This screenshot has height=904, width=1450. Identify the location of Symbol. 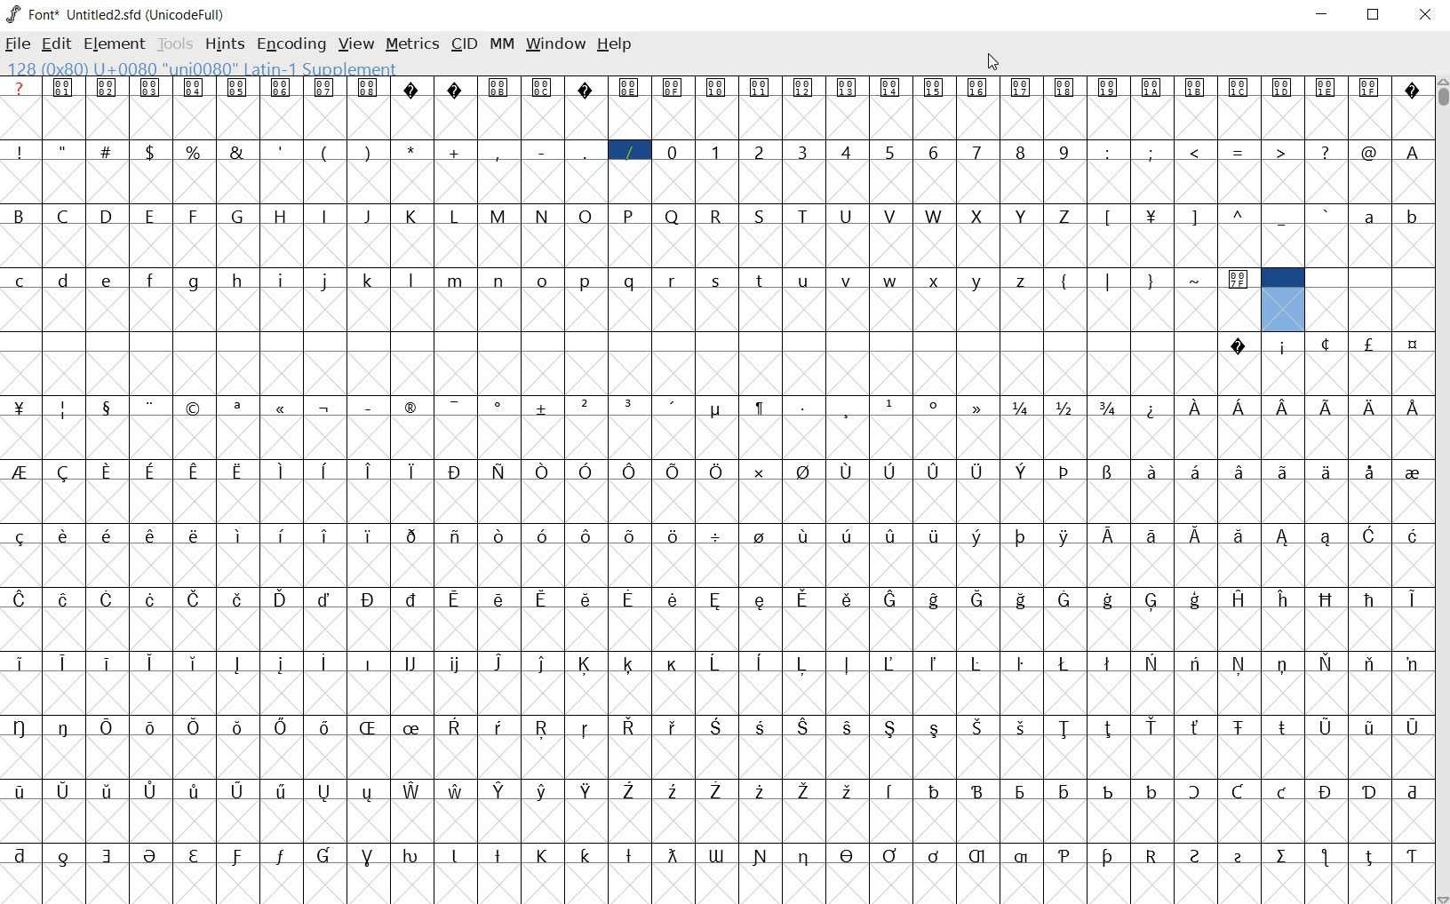
(934, 789).